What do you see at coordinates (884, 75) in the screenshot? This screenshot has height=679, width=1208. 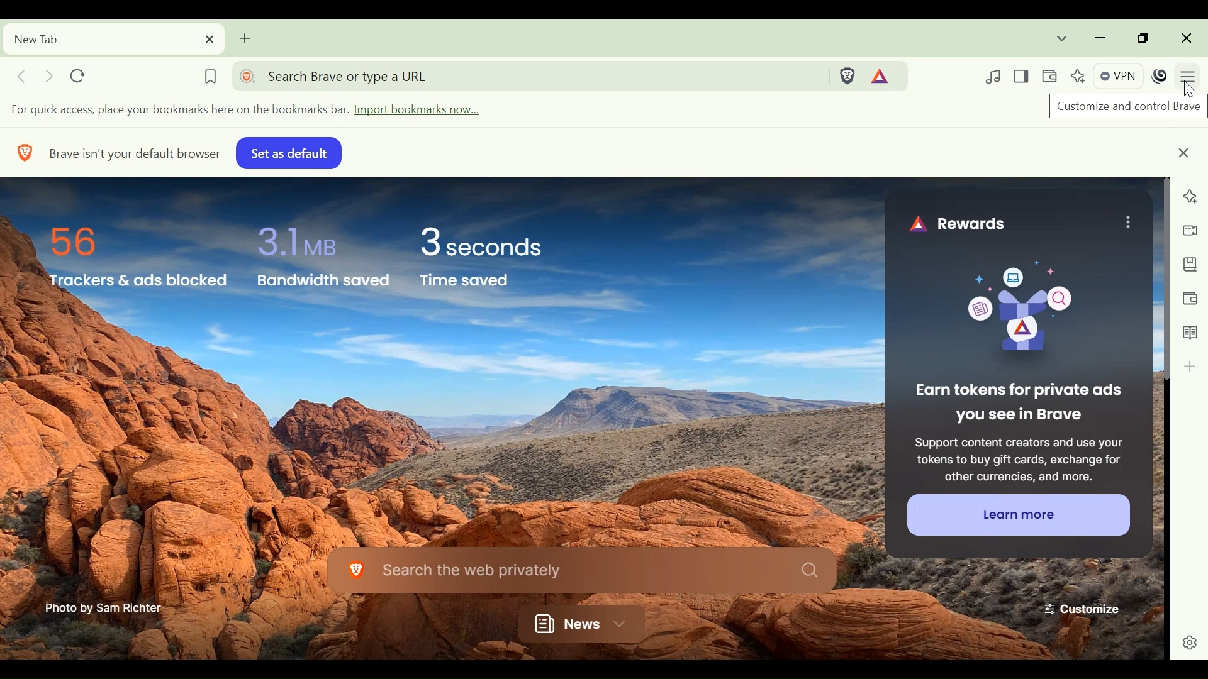 I see `Tokens` at bounding box center [884, 75].